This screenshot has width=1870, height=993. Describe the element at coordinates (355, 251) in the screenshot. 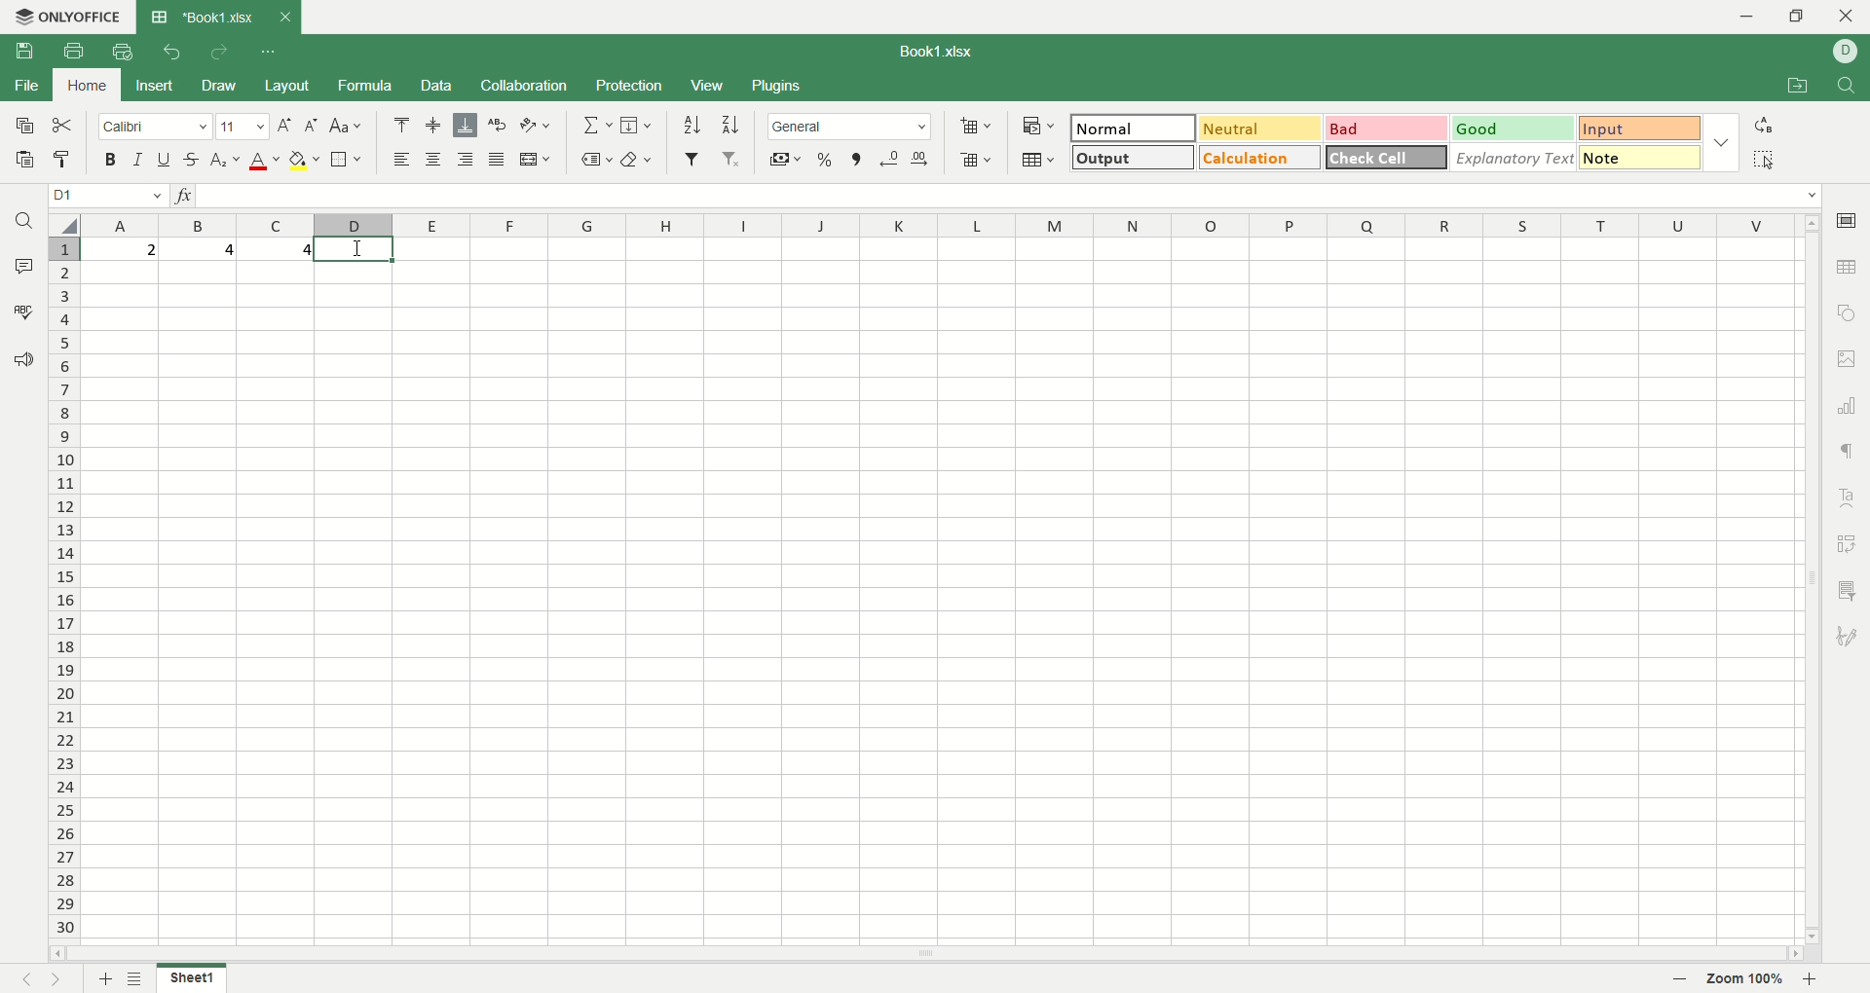

I see `cursor` at that location.